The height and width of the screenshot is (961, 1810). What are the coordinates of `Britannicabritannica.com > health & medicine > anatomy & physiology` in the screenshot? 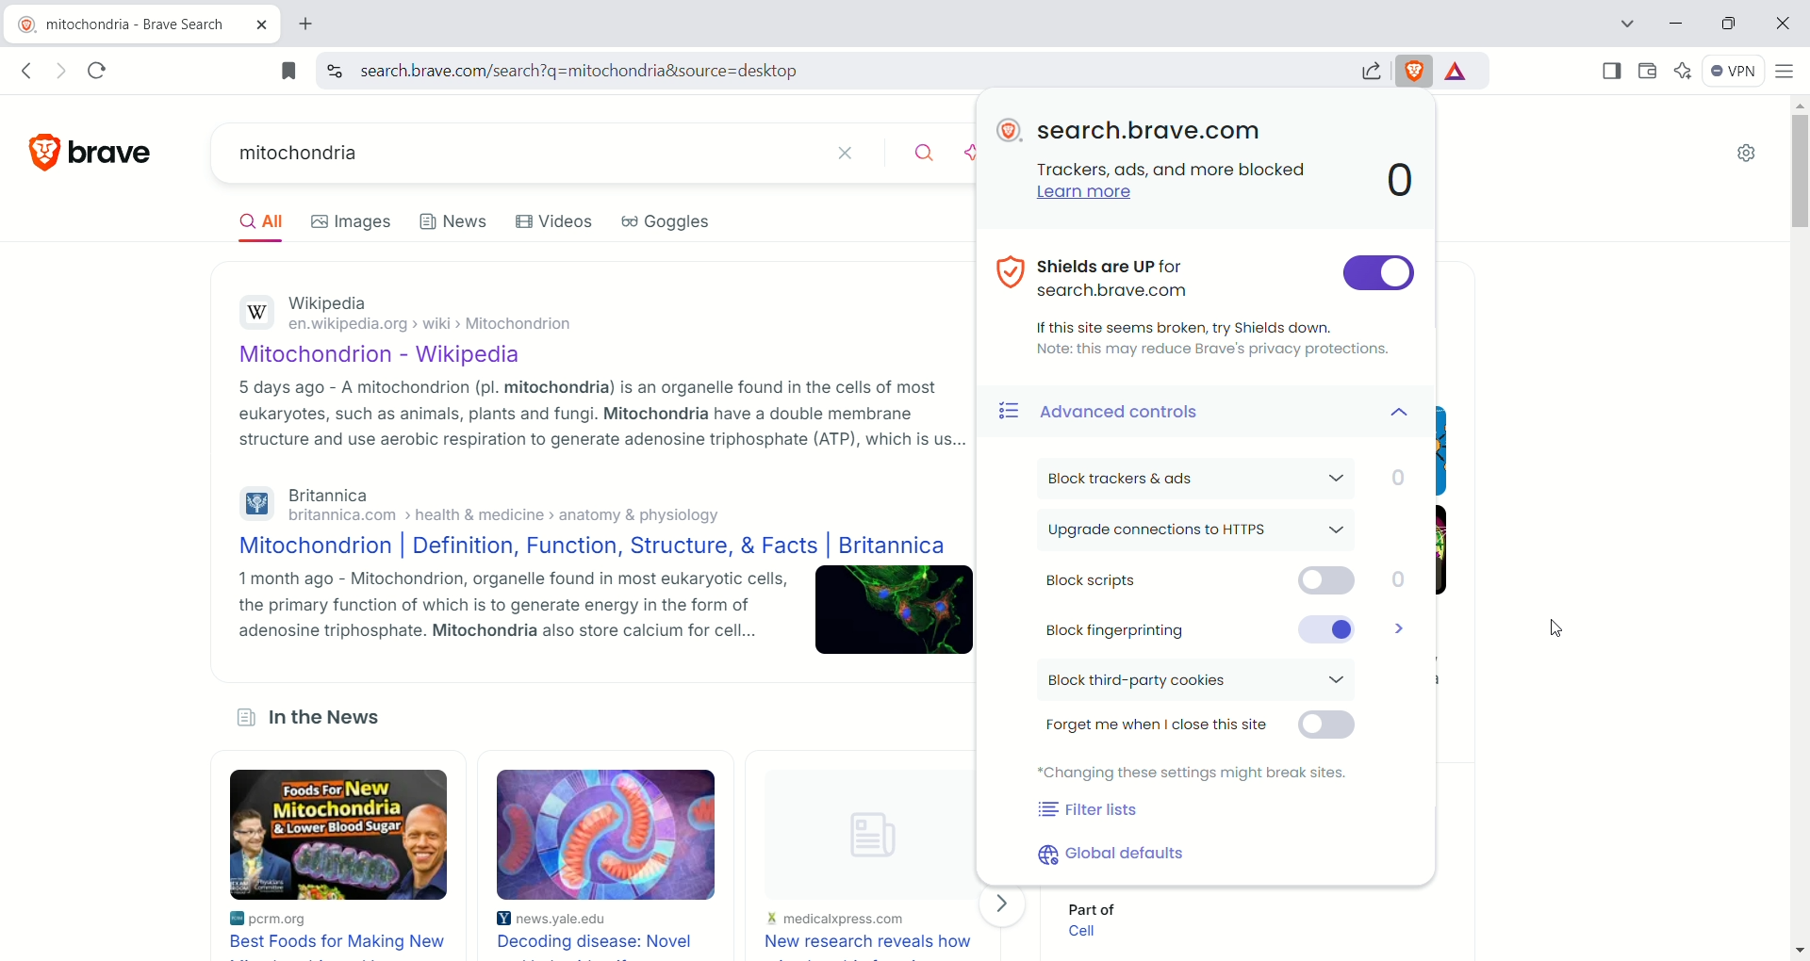 It's located at (518, 505).